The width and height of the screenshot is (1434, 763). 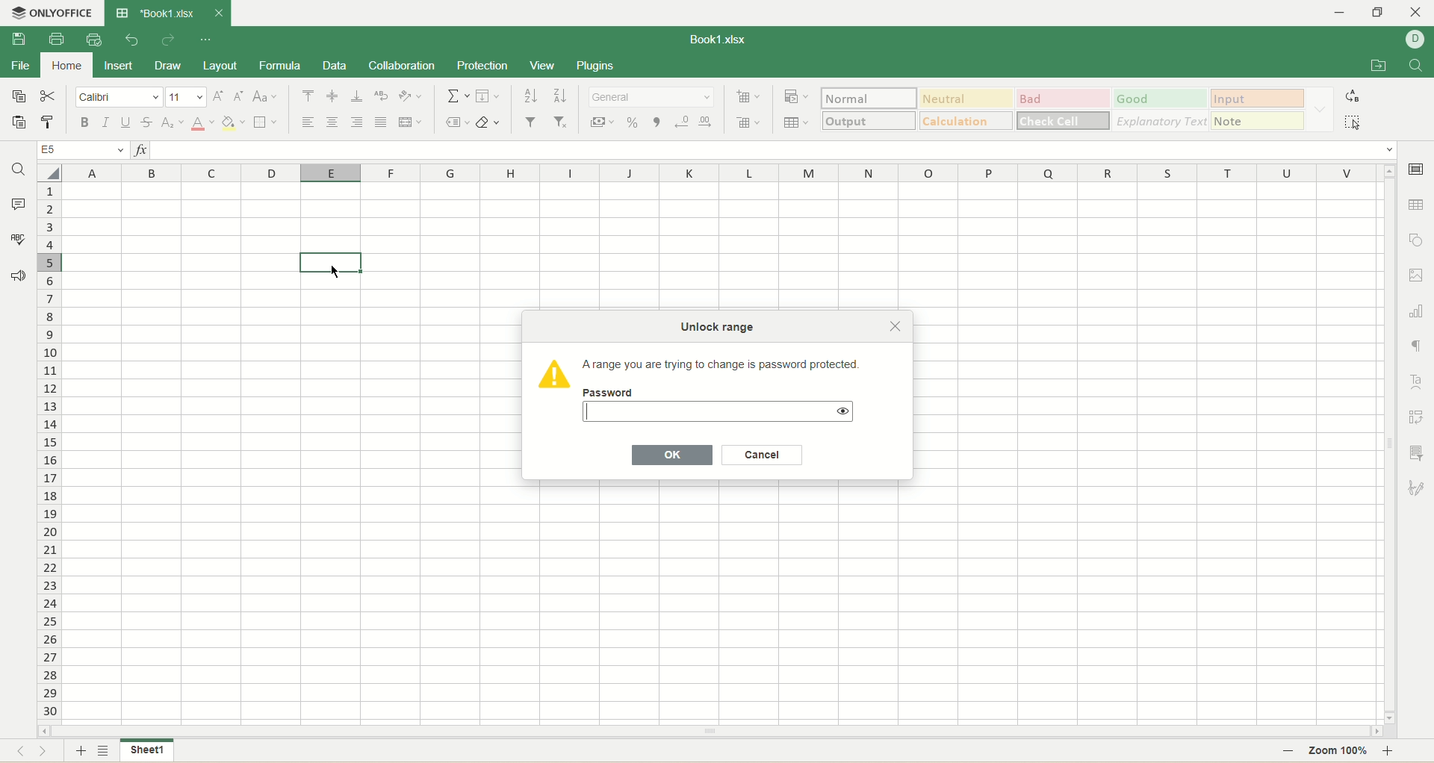 What do you see at coordinates (1339, 13) in the screenshot?
I see `minmize` at bounding box center [1339, 13].